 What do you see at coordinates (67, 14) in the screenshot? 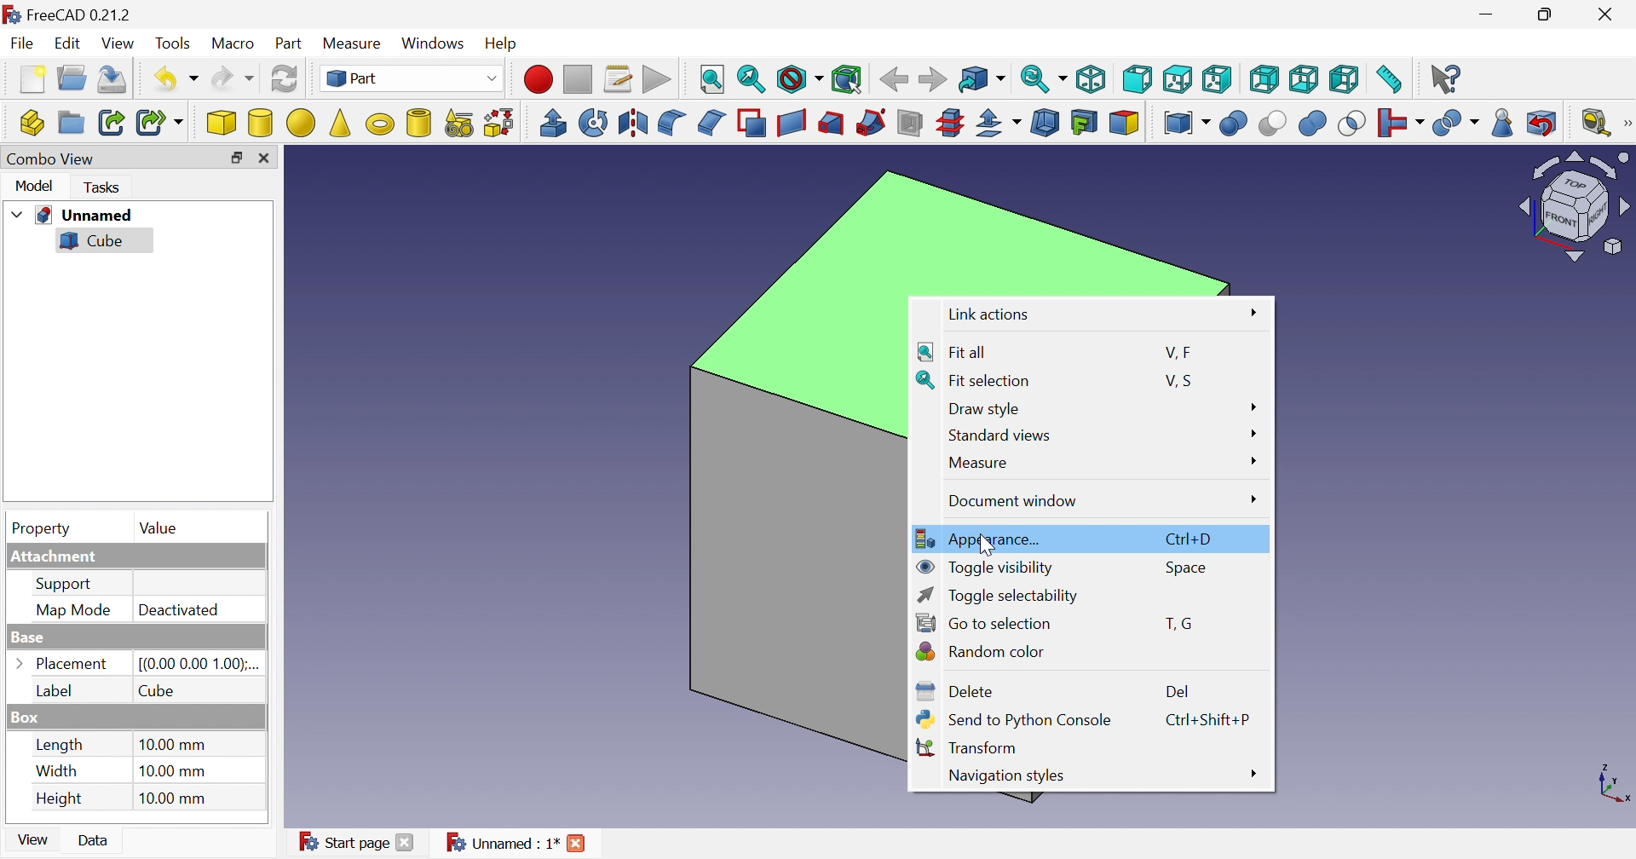
I see `FreeCAD 0.21.2` at bounding box center [67, 14].